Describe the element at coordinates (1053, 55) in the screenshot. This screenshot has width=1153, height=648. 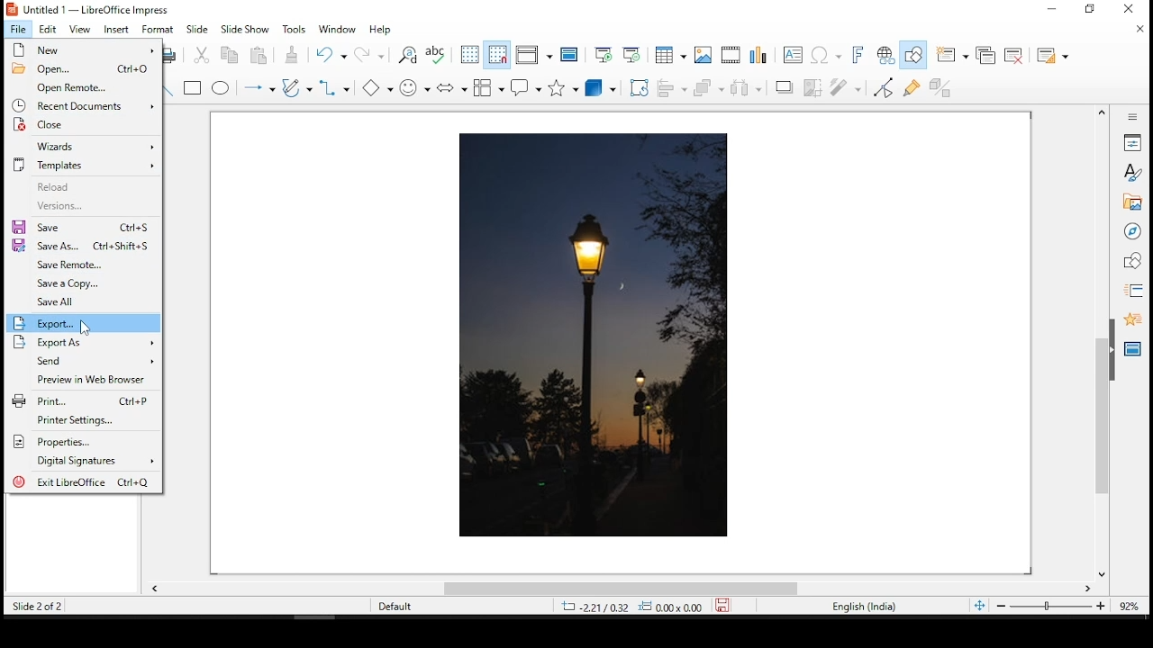
I see `slide layout` at that location.